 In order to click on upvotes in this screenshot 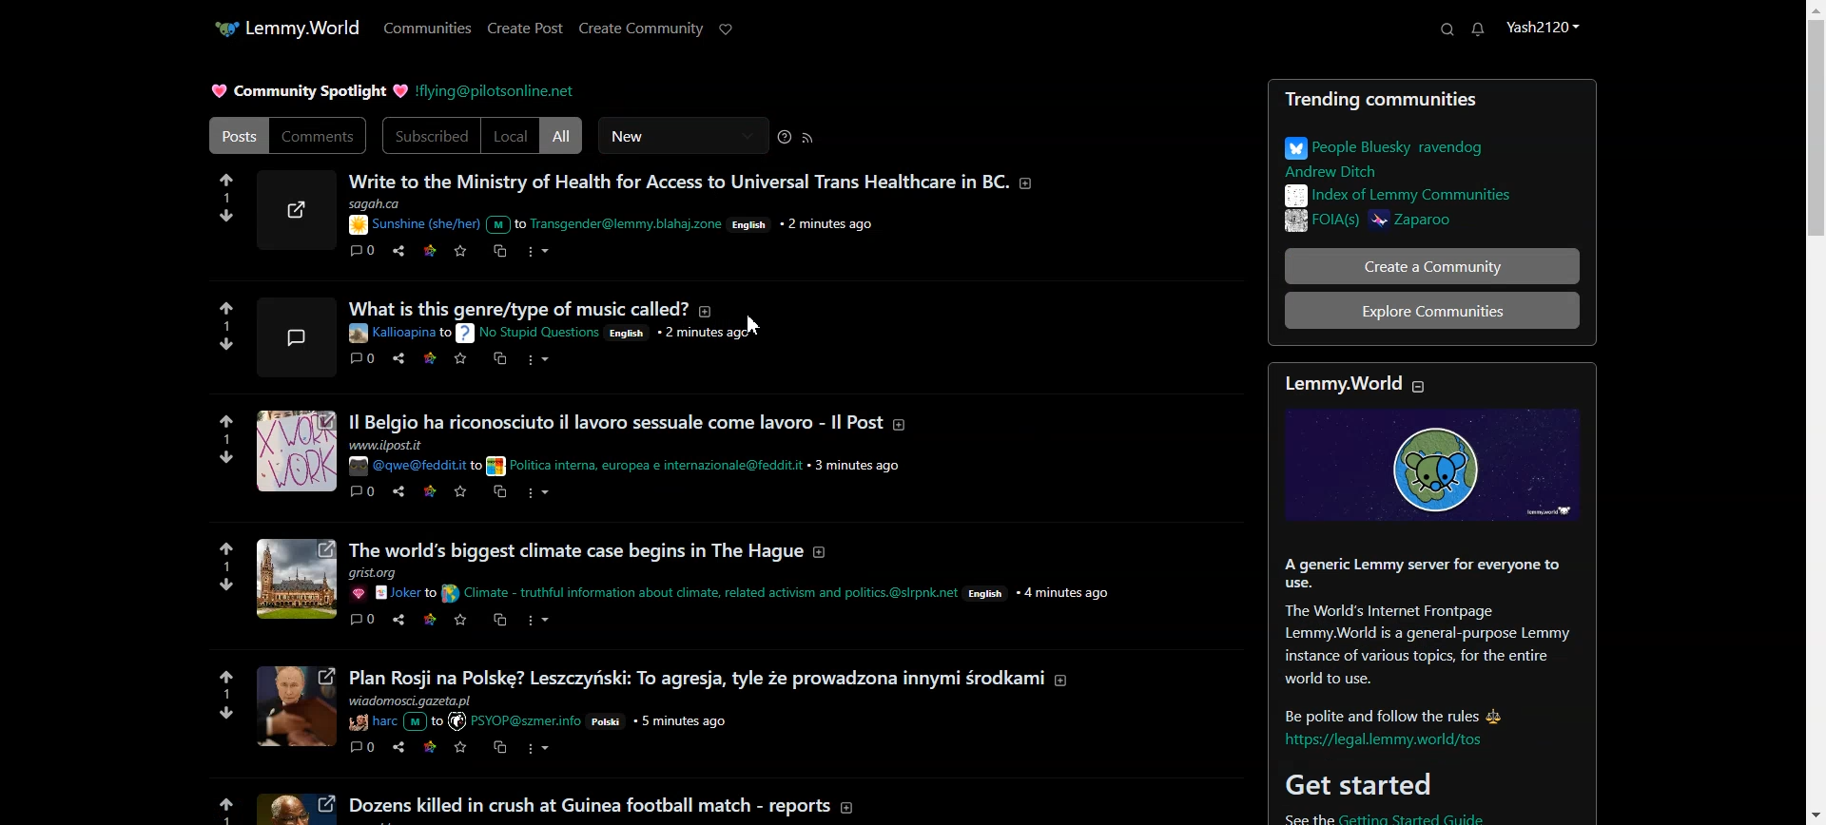, I will do `click(225, 544)`.